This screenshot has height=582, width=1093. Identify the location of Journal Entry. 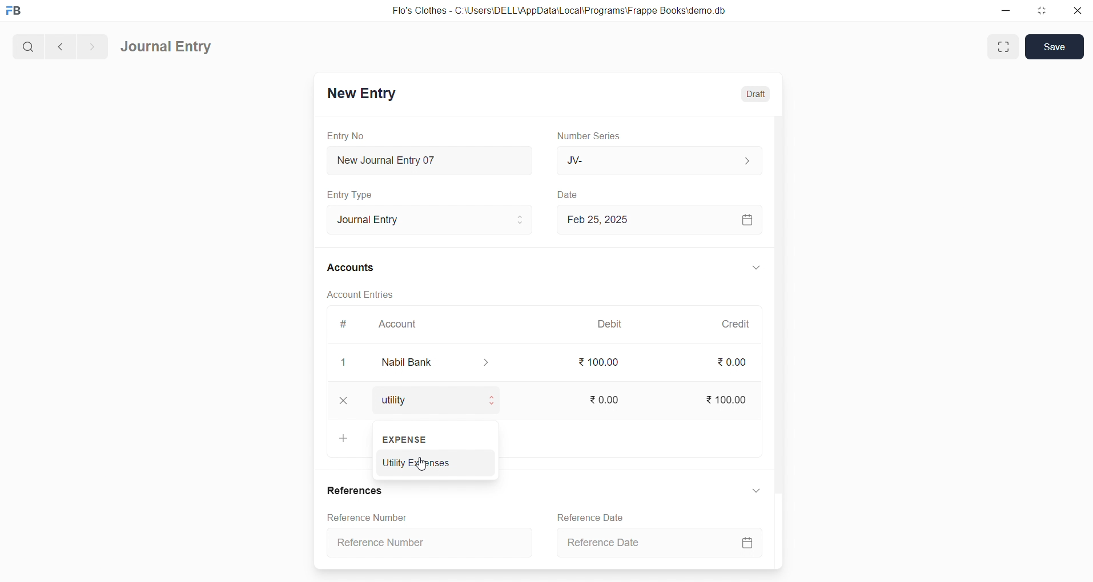
(421, 218).